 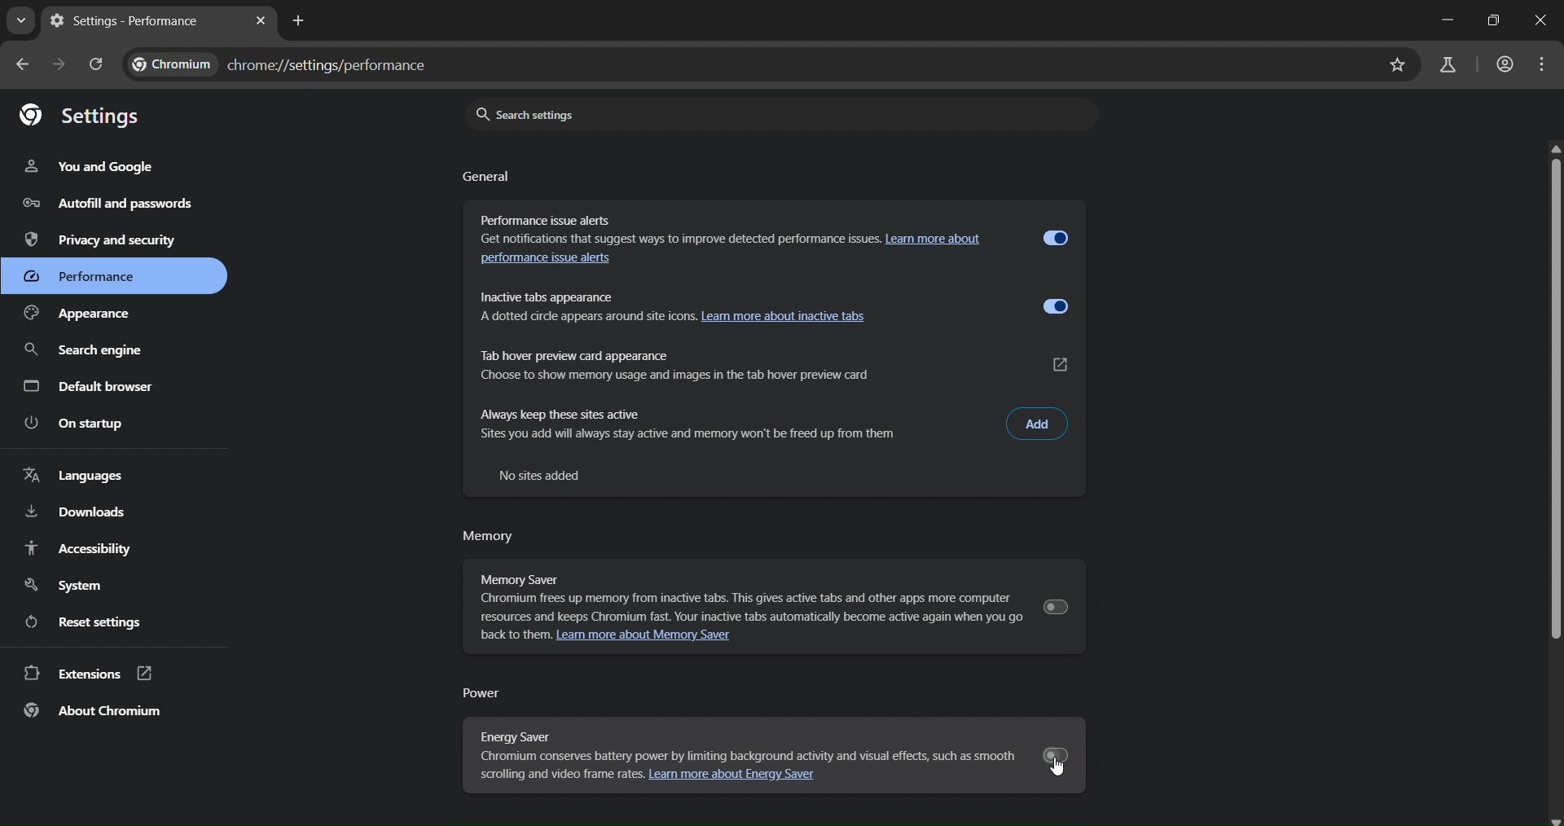 What do you see at coordinates (731, 424) in the screenshot?
I see `always keep these sites active` at bounding box center [731, 424].